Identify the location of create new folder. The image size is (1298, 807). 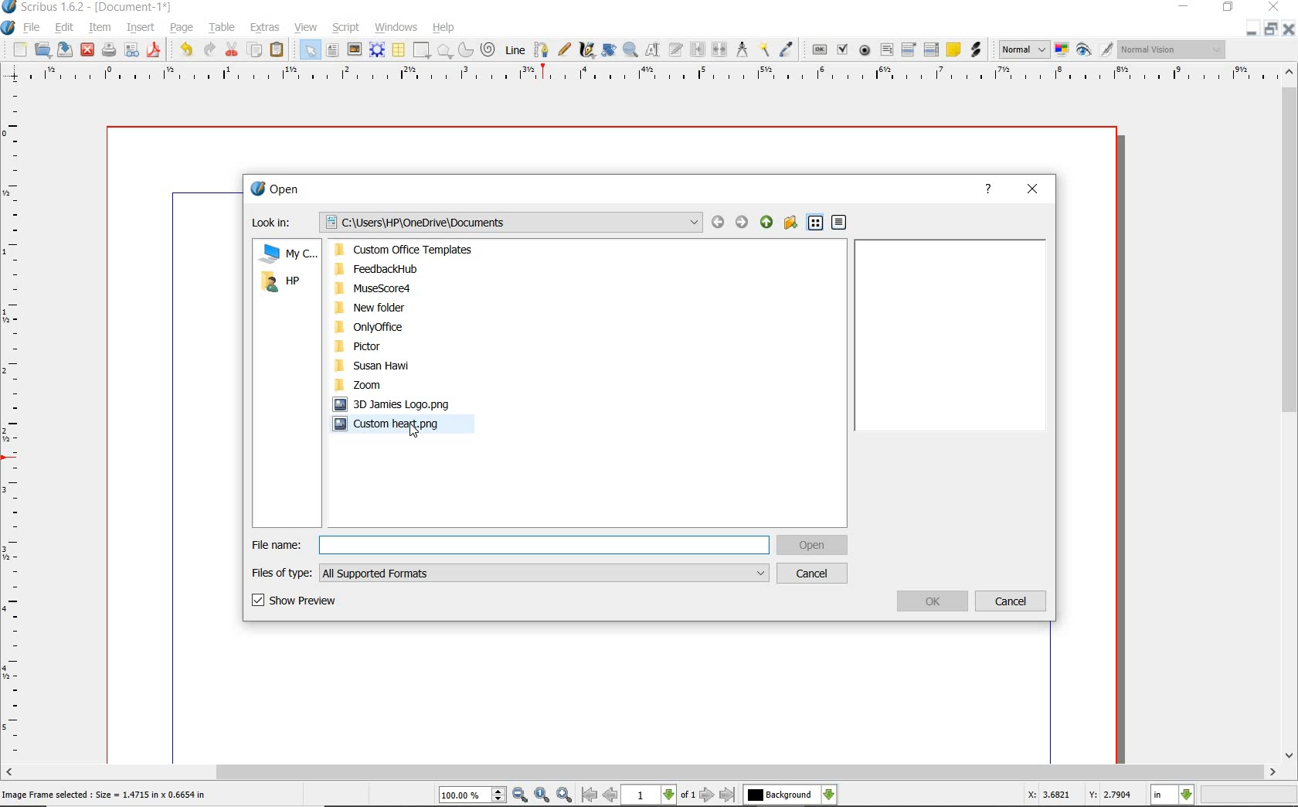
(789, 223).